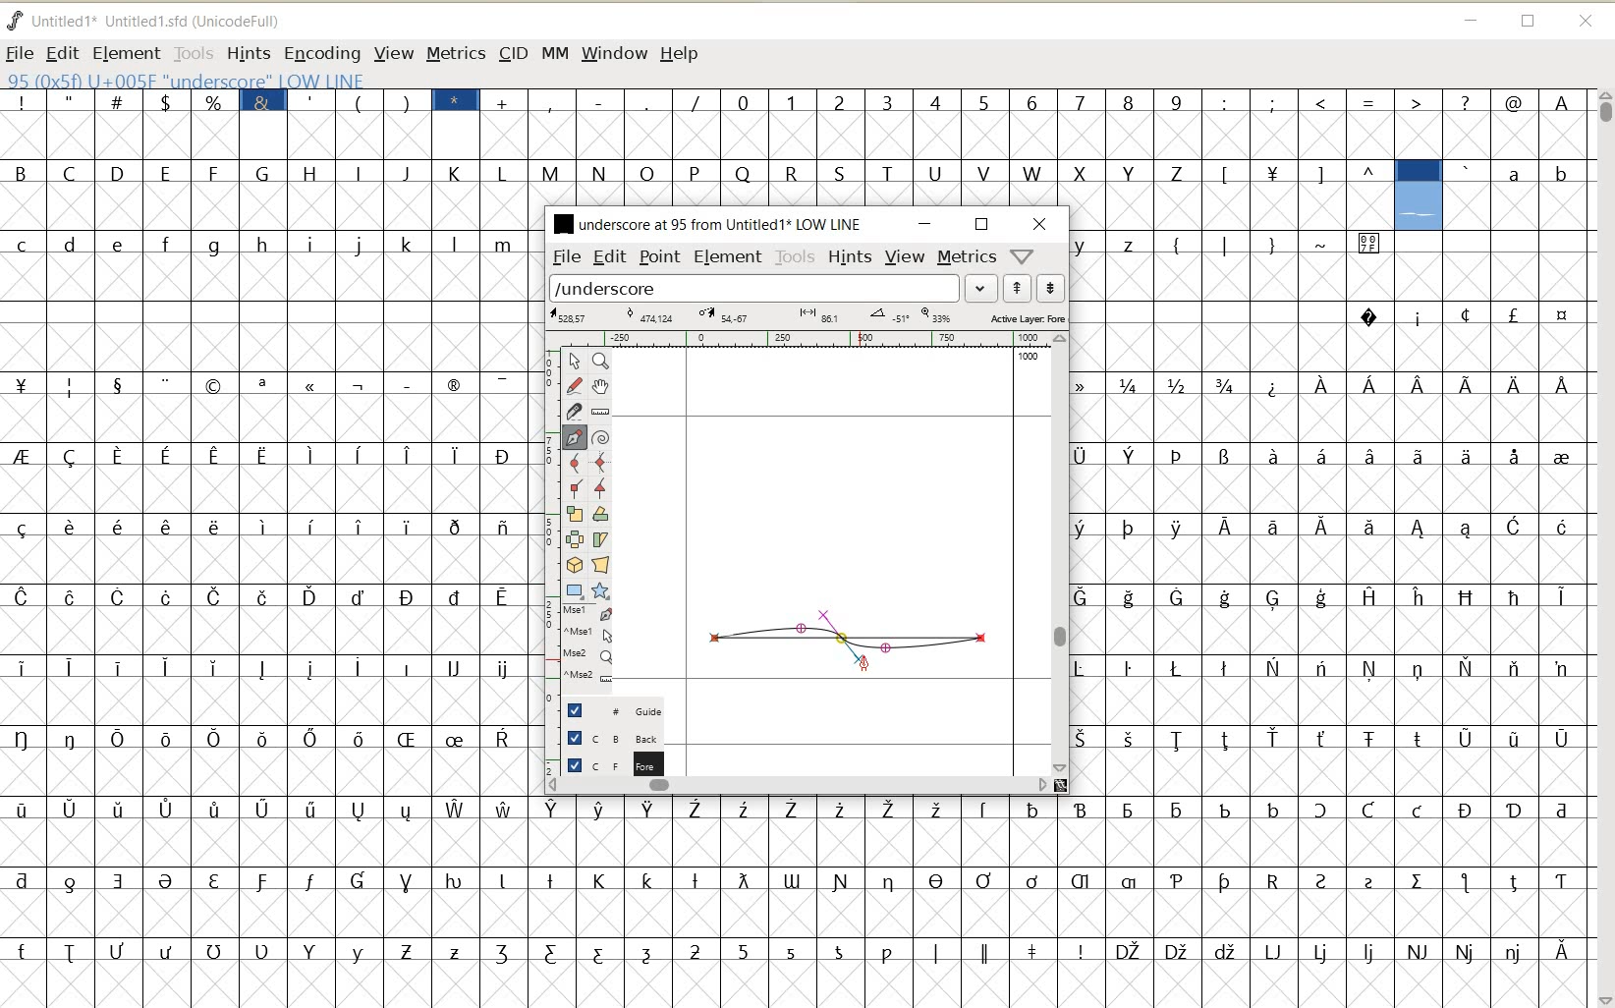 The height and width of the screenshot is (1008, 1615). I want to click on ELEMENT, so click(728, 258).